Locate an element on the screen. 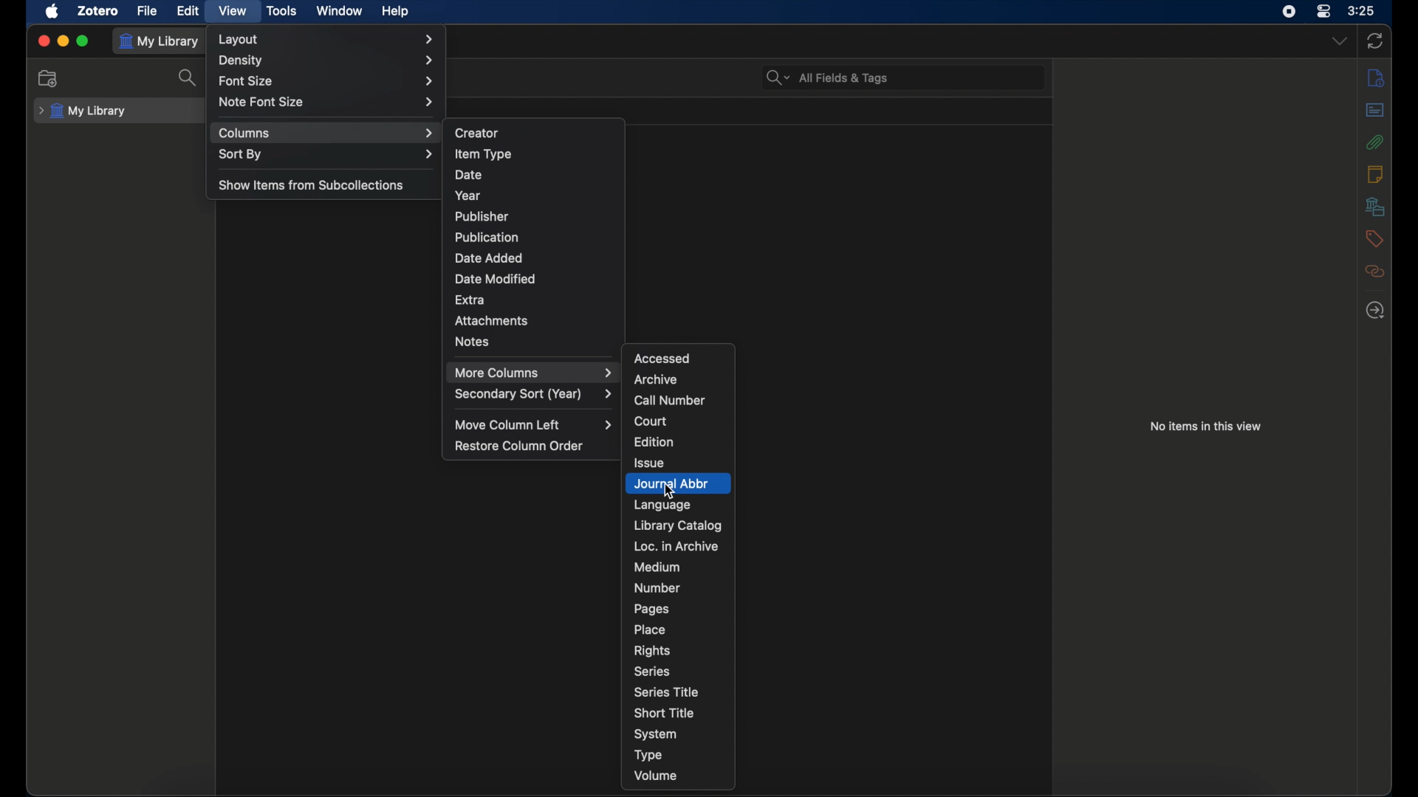 The width and height of the screenshot is (1418, 797). attachments is located at coordinates (1374, 142).